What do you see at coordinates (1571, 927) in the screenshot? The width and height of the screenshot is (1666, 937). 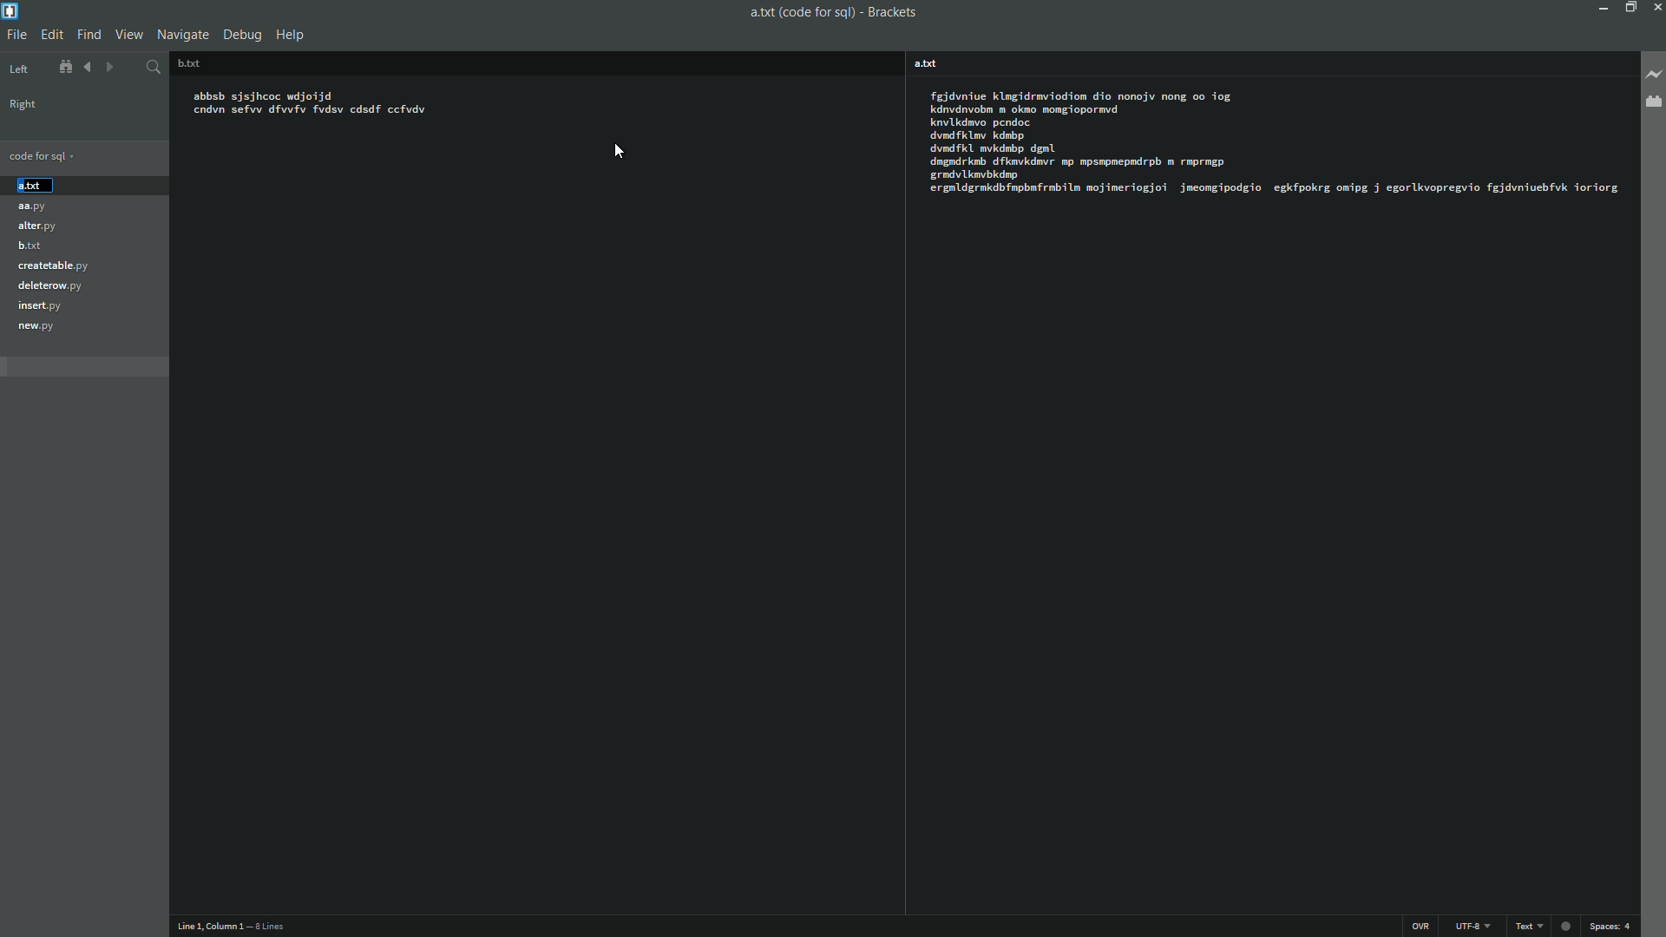 I see `Unsaved indicator` at bounding box center [1571, 927].